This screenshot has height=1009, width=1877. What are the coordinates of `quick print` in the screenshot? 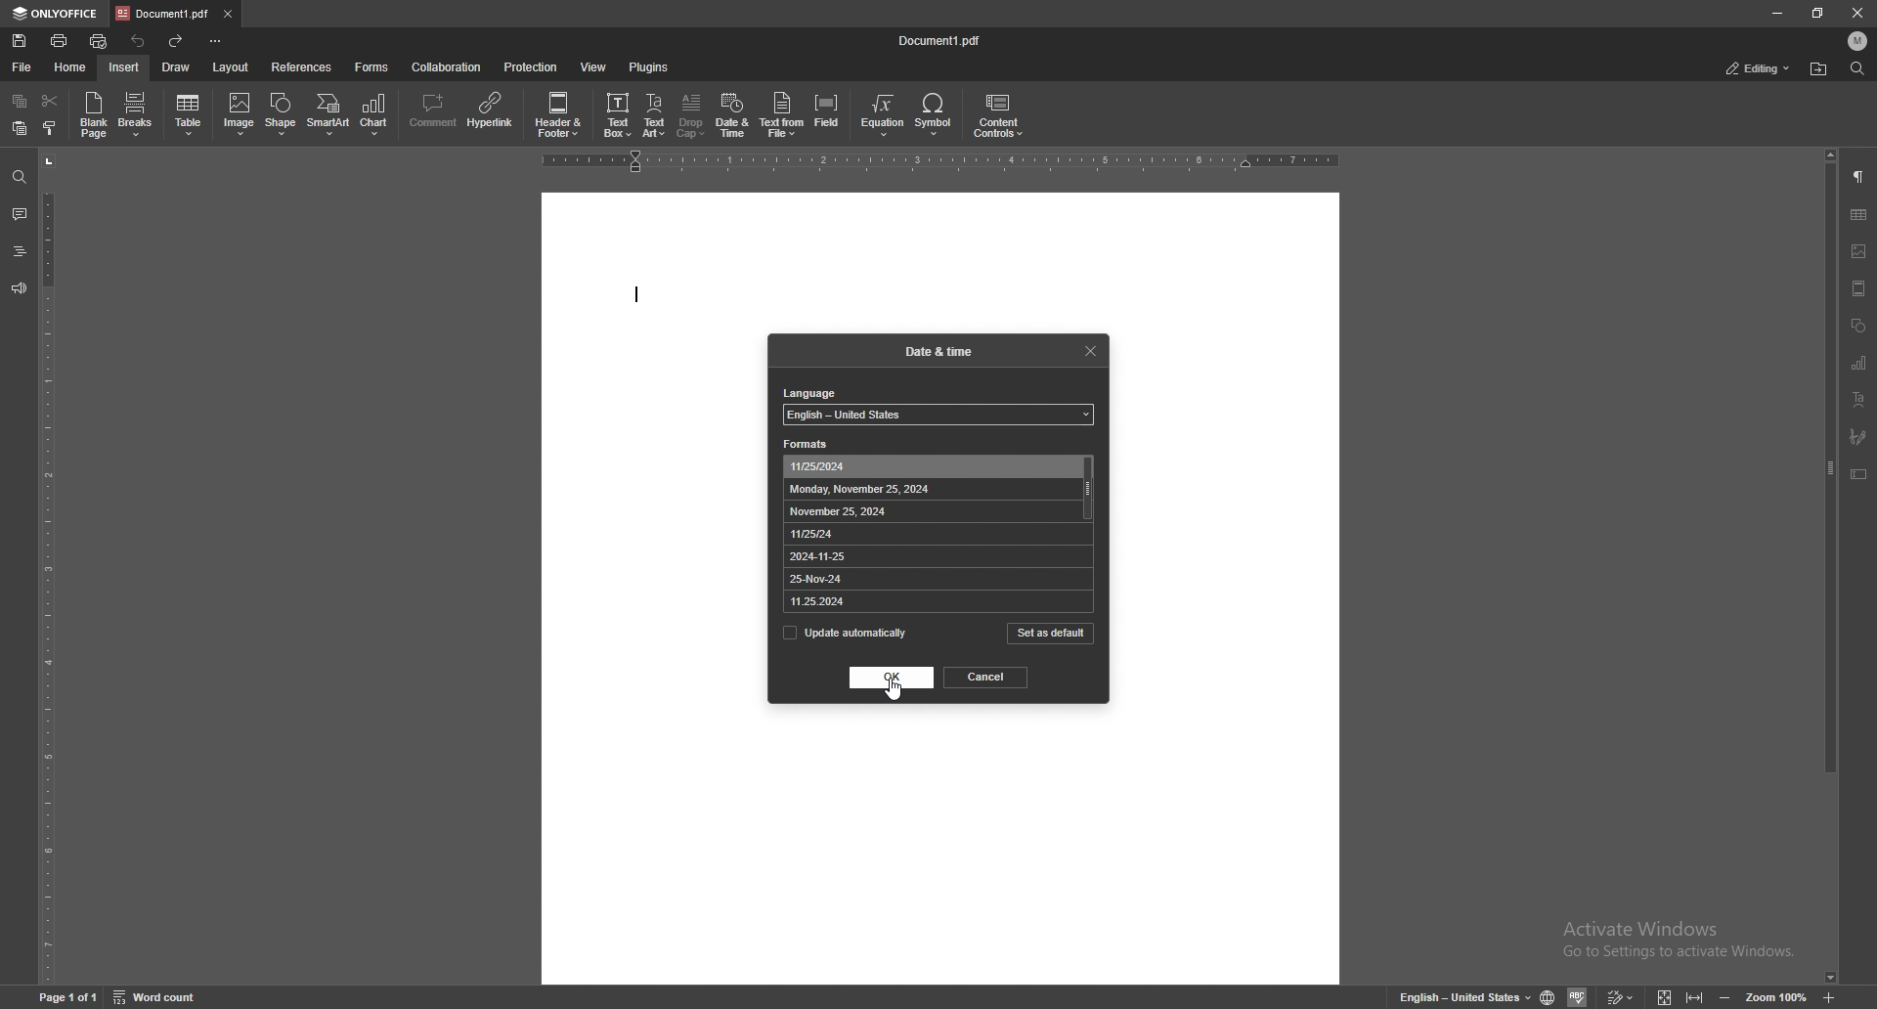 It's located at (99, 43).